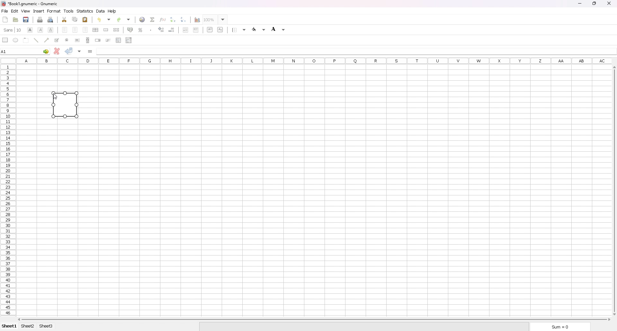 The height and width of the screenshot is (331, 617). What do you see at coordinates (5, 11) in the screenshot?
I see `file` at bounding box center [5, 11].